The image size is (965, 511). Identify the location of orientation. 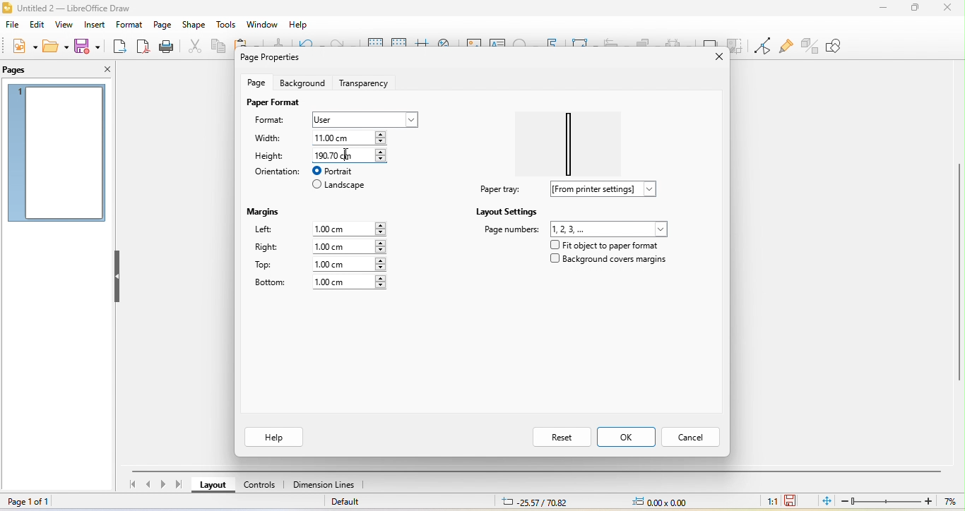
(276, 172).